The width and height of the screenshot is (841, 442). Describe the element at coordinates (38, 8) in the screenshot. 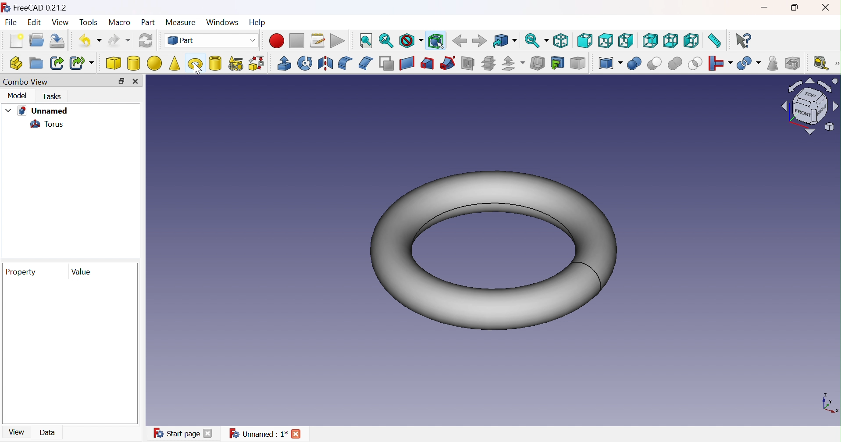

I see `FreeCAD 0.21.2` at that location.